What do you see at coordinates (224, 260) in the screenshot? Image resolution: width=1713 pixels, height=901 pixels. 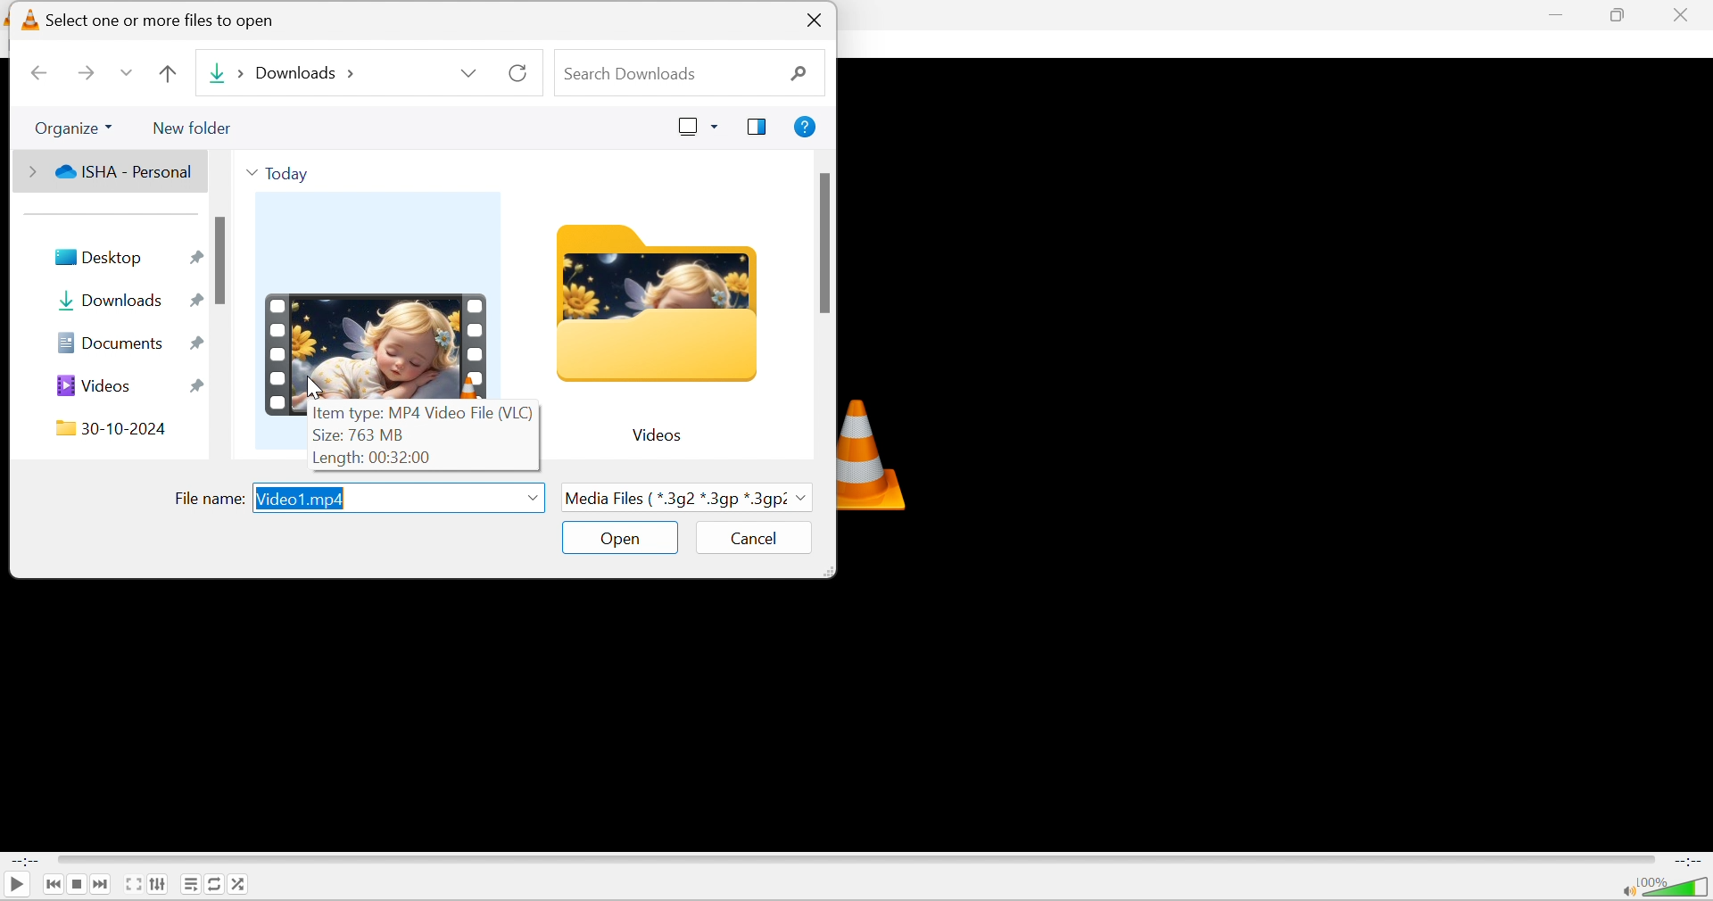 I see `scroll bar` at bounding box center [224, 260].